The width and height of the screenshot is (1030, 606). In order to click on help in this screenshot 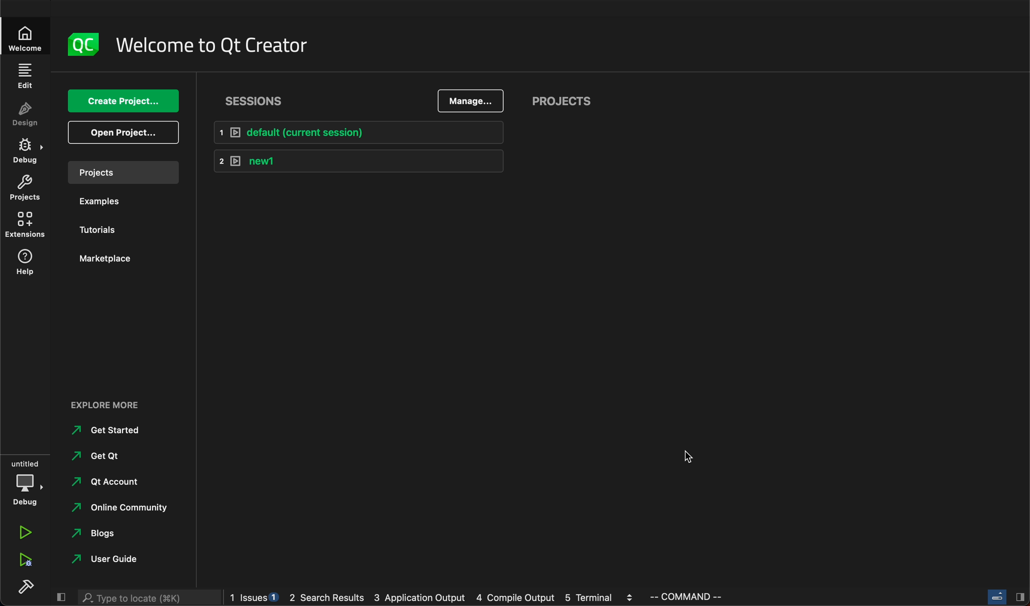, I will do `click(28, 262)`.